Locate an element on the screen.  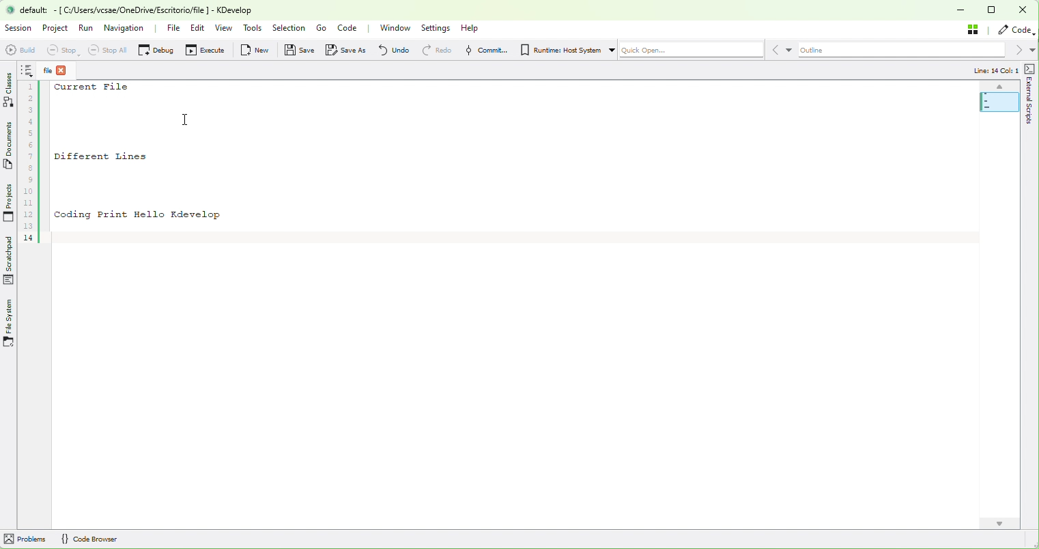
Current File is located at coordinates (90, 87).